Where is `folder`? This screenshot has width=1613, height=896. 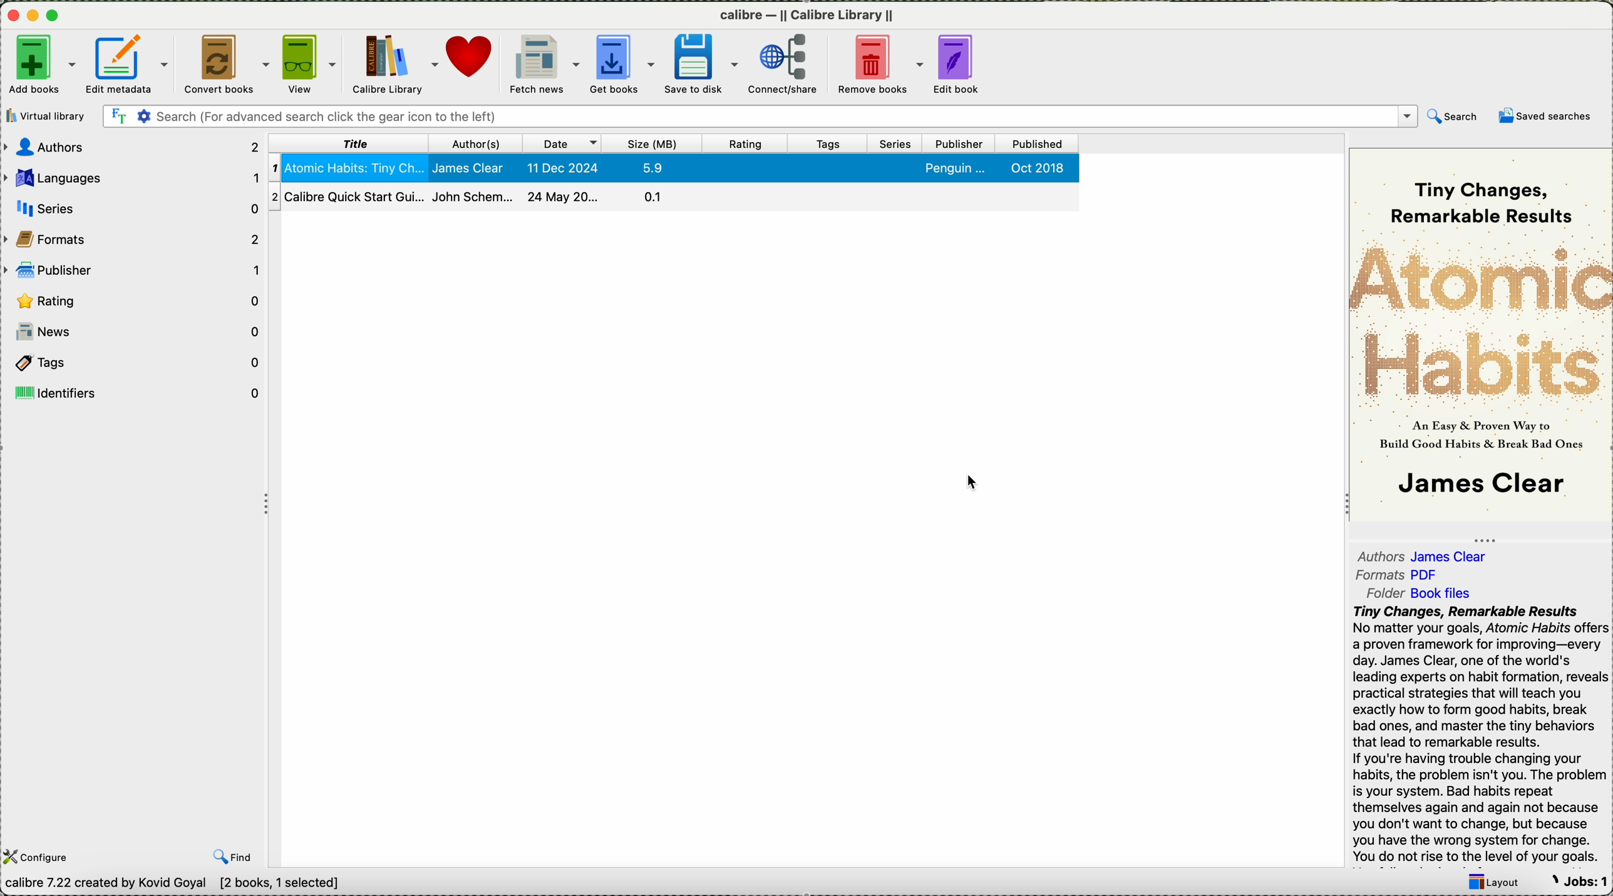
folder is located at coordinates (1423, 594).